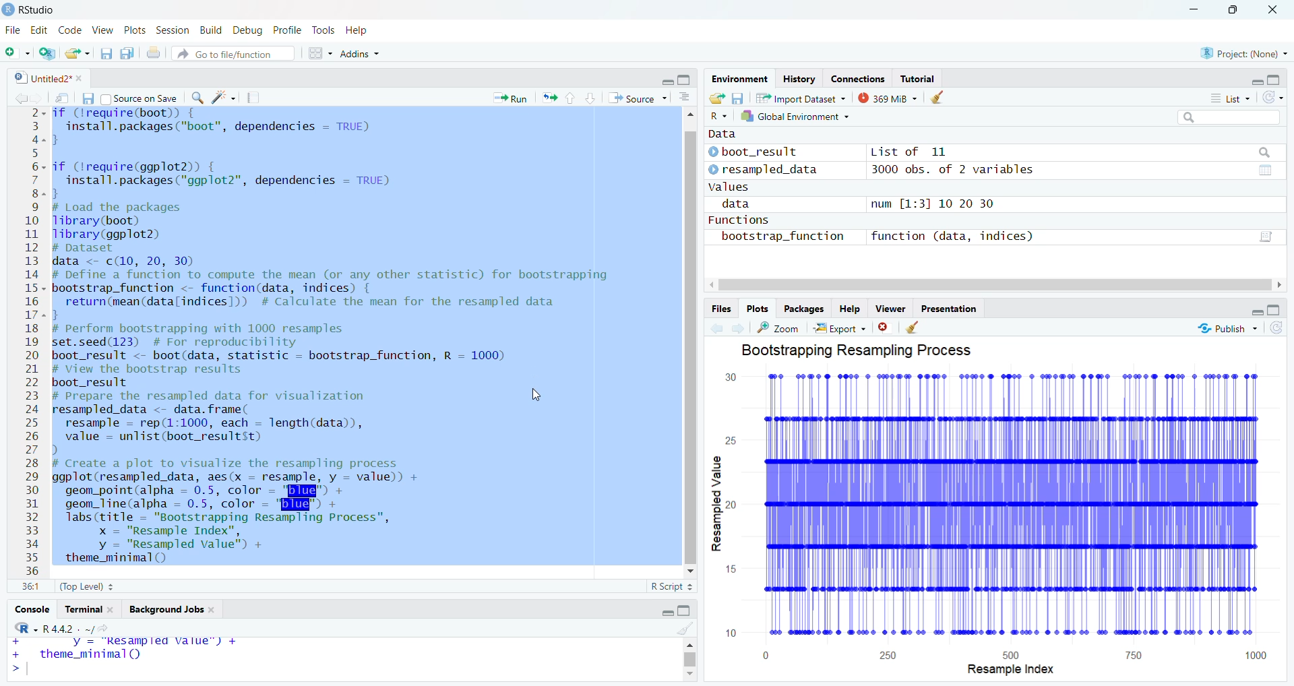 This screenshot has width=1294, height=686. Describe the element at coordinates (569, 99) in the screenshot. I see `go to previous section/chunk` at that location.